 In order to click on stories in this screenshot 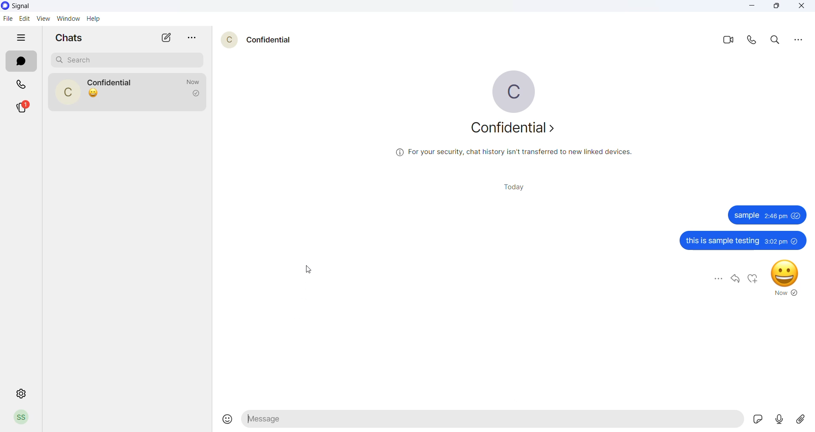, I will do `click(23, 107)`.